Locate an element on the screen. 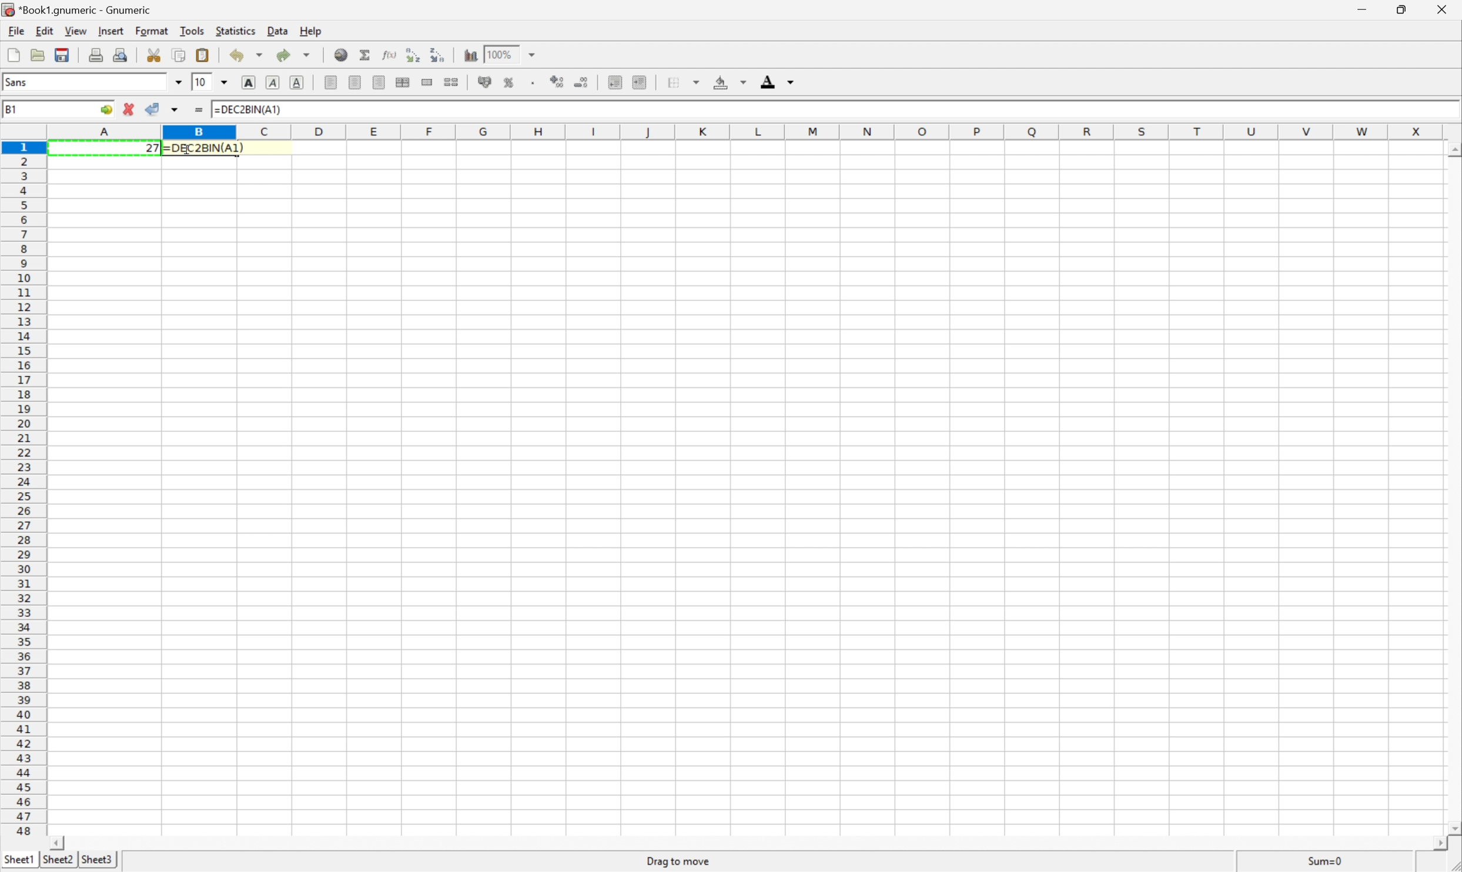  Edit is located at coordinates (43, 32).